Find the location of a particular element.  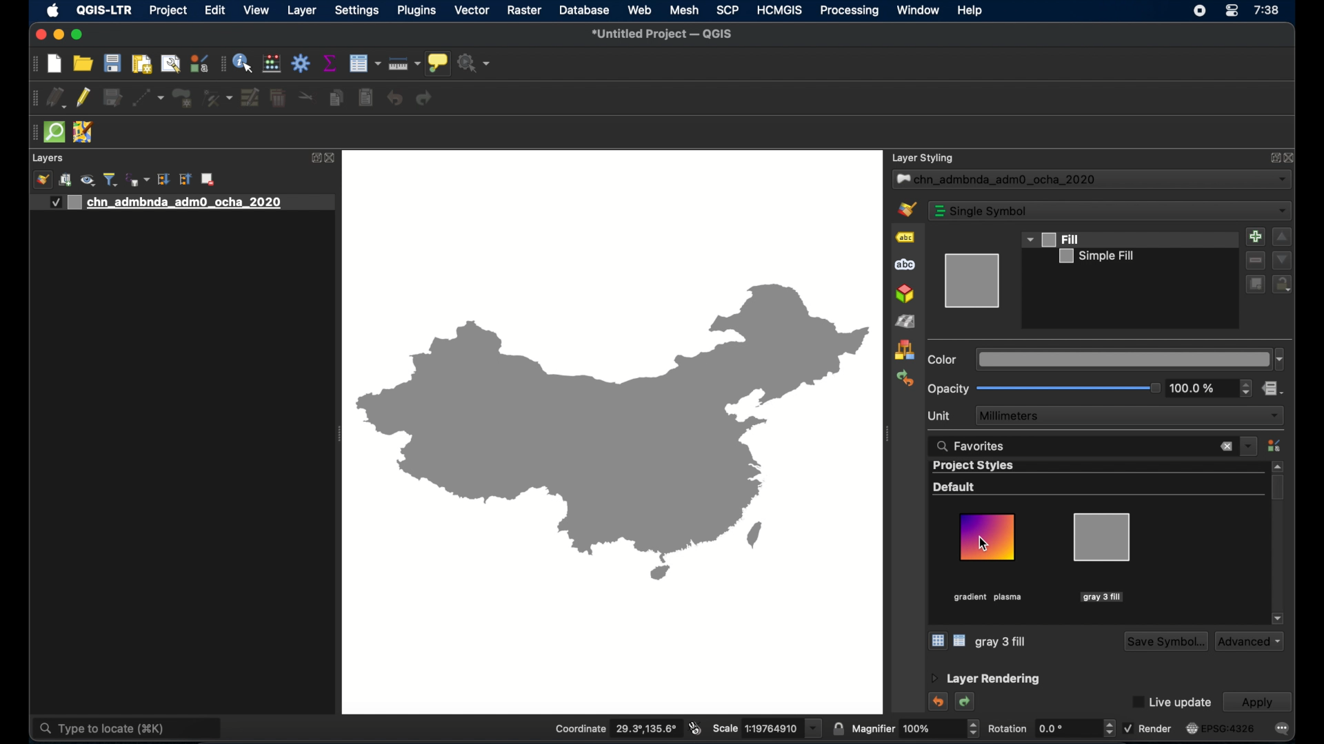

save edits is located at coordinates (113, 98).